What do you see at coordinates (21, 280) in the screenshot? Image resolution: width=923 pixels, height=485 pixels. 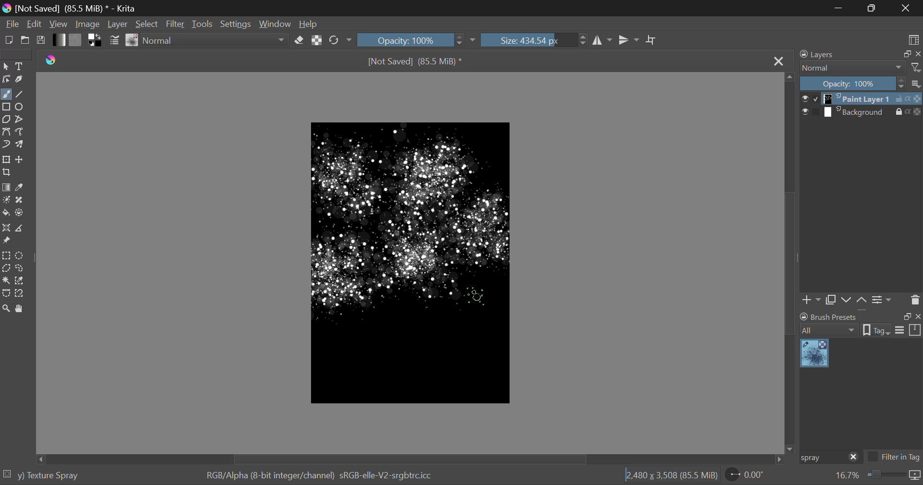 I see `Similar Color Selector` at bounding box center [21, 280].